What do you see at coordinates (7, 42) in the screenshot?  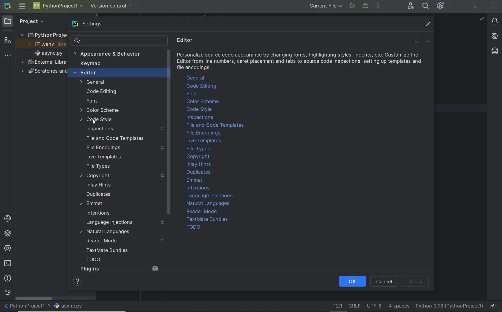 I see `structure` at bounding box center [7, 42].